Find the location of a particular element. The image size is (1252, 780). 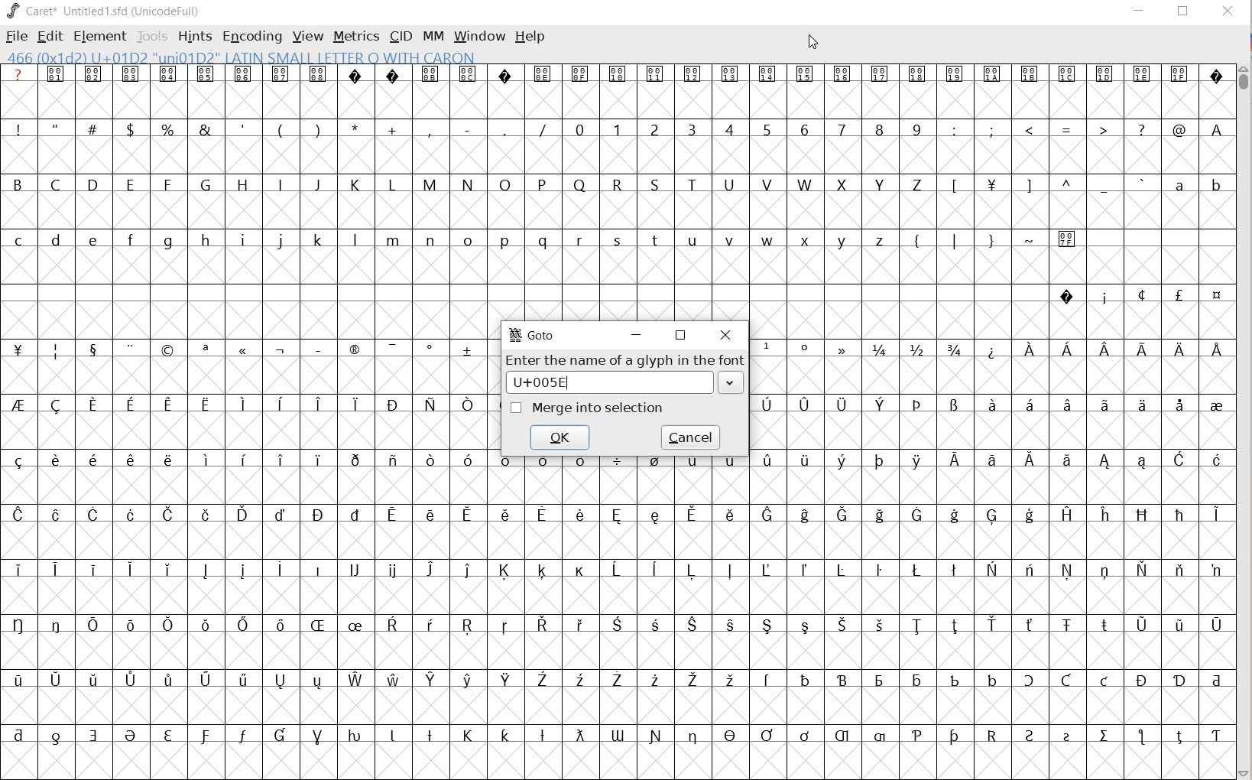

TOOLS is located at coordinates (152, 36).